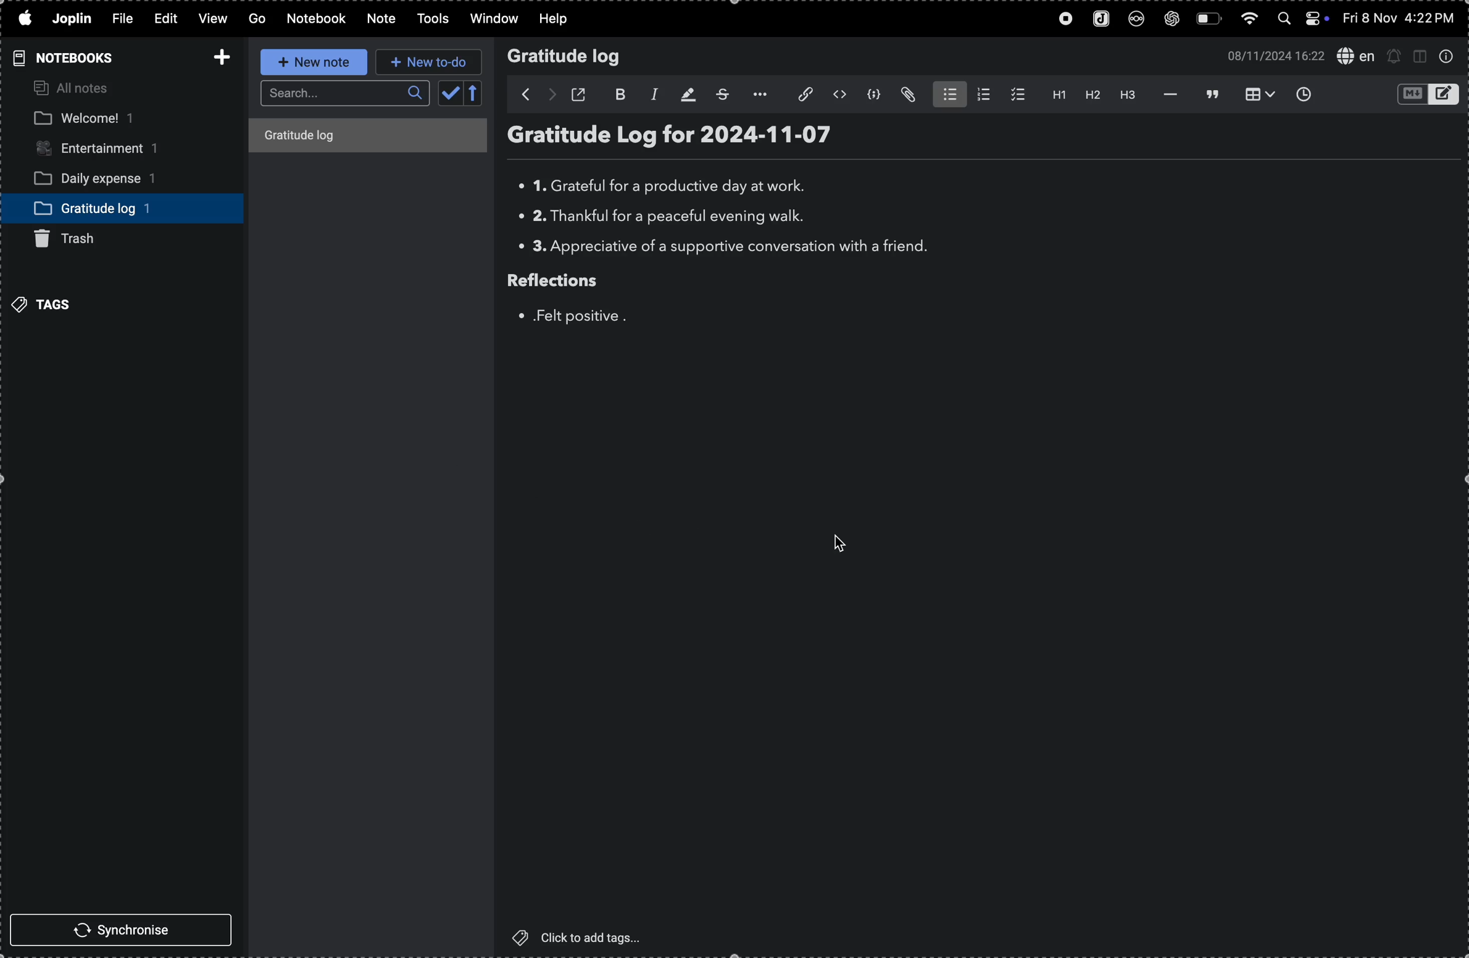 Image resolution: width=1469 pixels, height=958 pixels. What do you see at coordinates (122, 20) in the screenshot?
I see `file` at bounding box center [122, 20].